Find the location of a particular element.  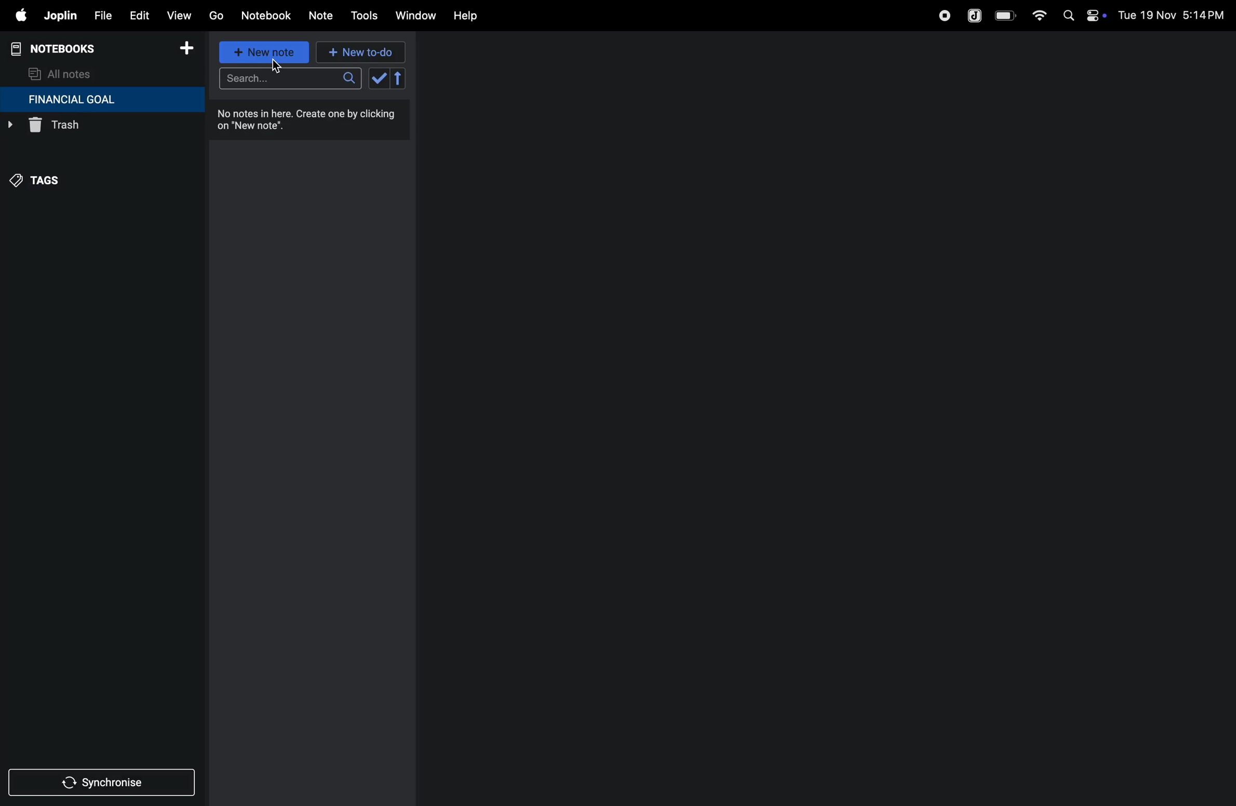

edit is located at coordinates (135, 13).